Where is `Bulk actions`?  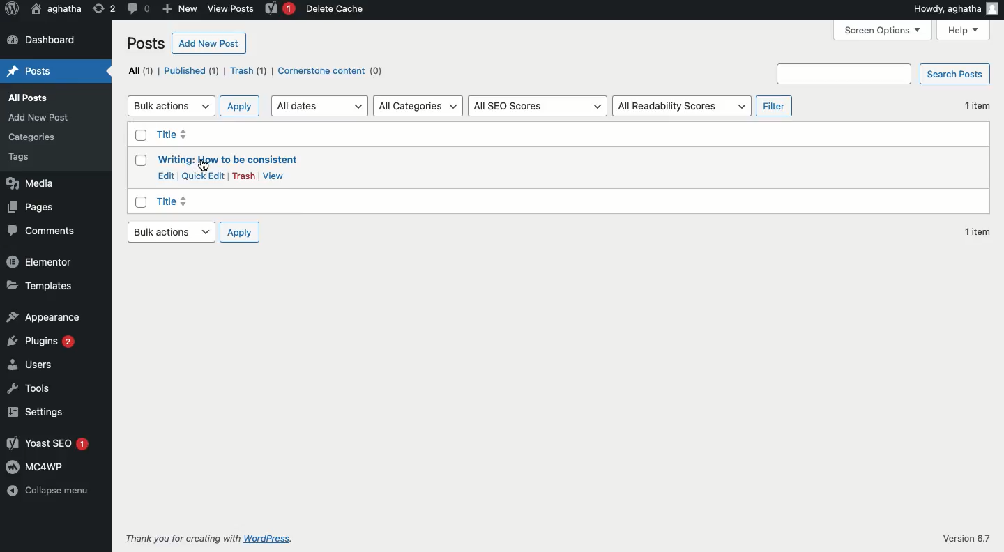
Bulk actions is located at coordinates (172, 106).